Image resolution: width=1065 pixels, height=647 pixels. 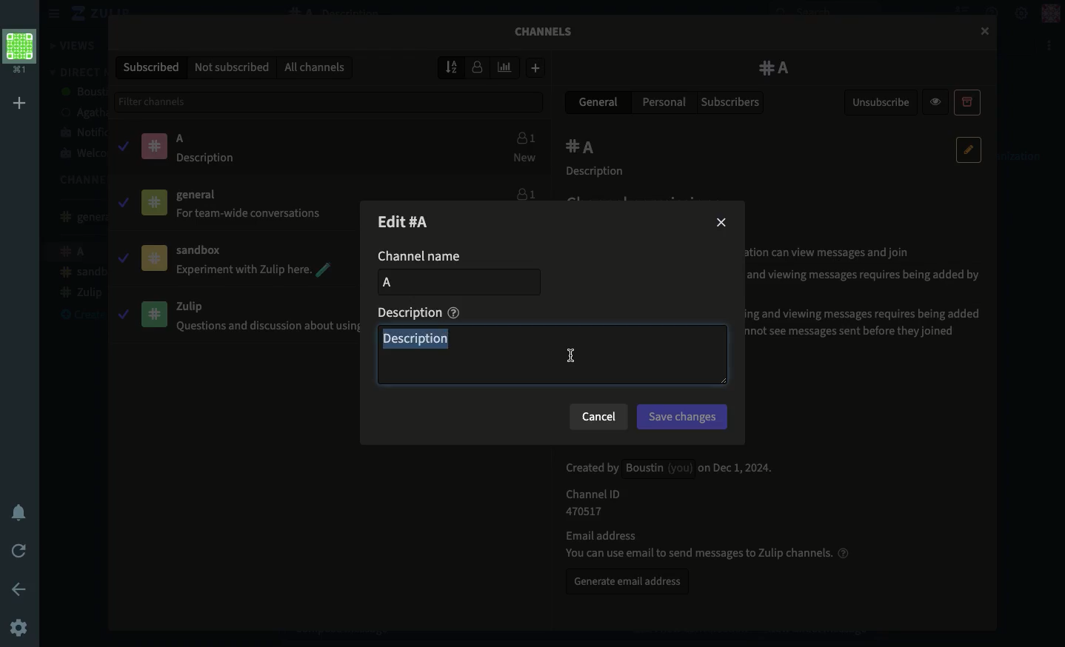 What do you see at coordinates (535, 68) in the screenshot?
I see `Add` at bounding box center [535, 68].